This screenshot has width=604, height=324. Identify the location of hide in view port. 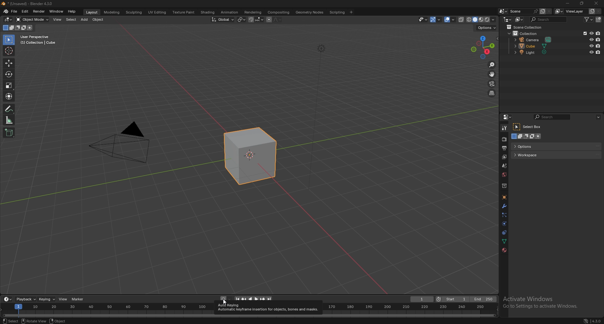
(591, 33).